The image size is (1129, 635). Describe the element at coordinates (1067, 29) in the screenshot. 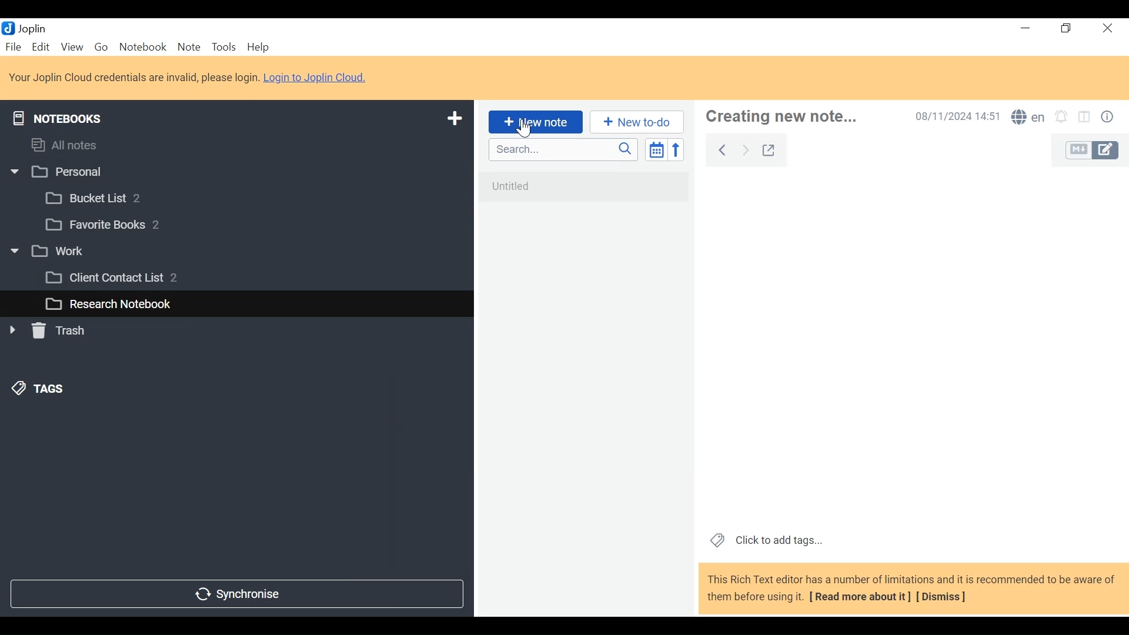

I see `Restore` at that location.